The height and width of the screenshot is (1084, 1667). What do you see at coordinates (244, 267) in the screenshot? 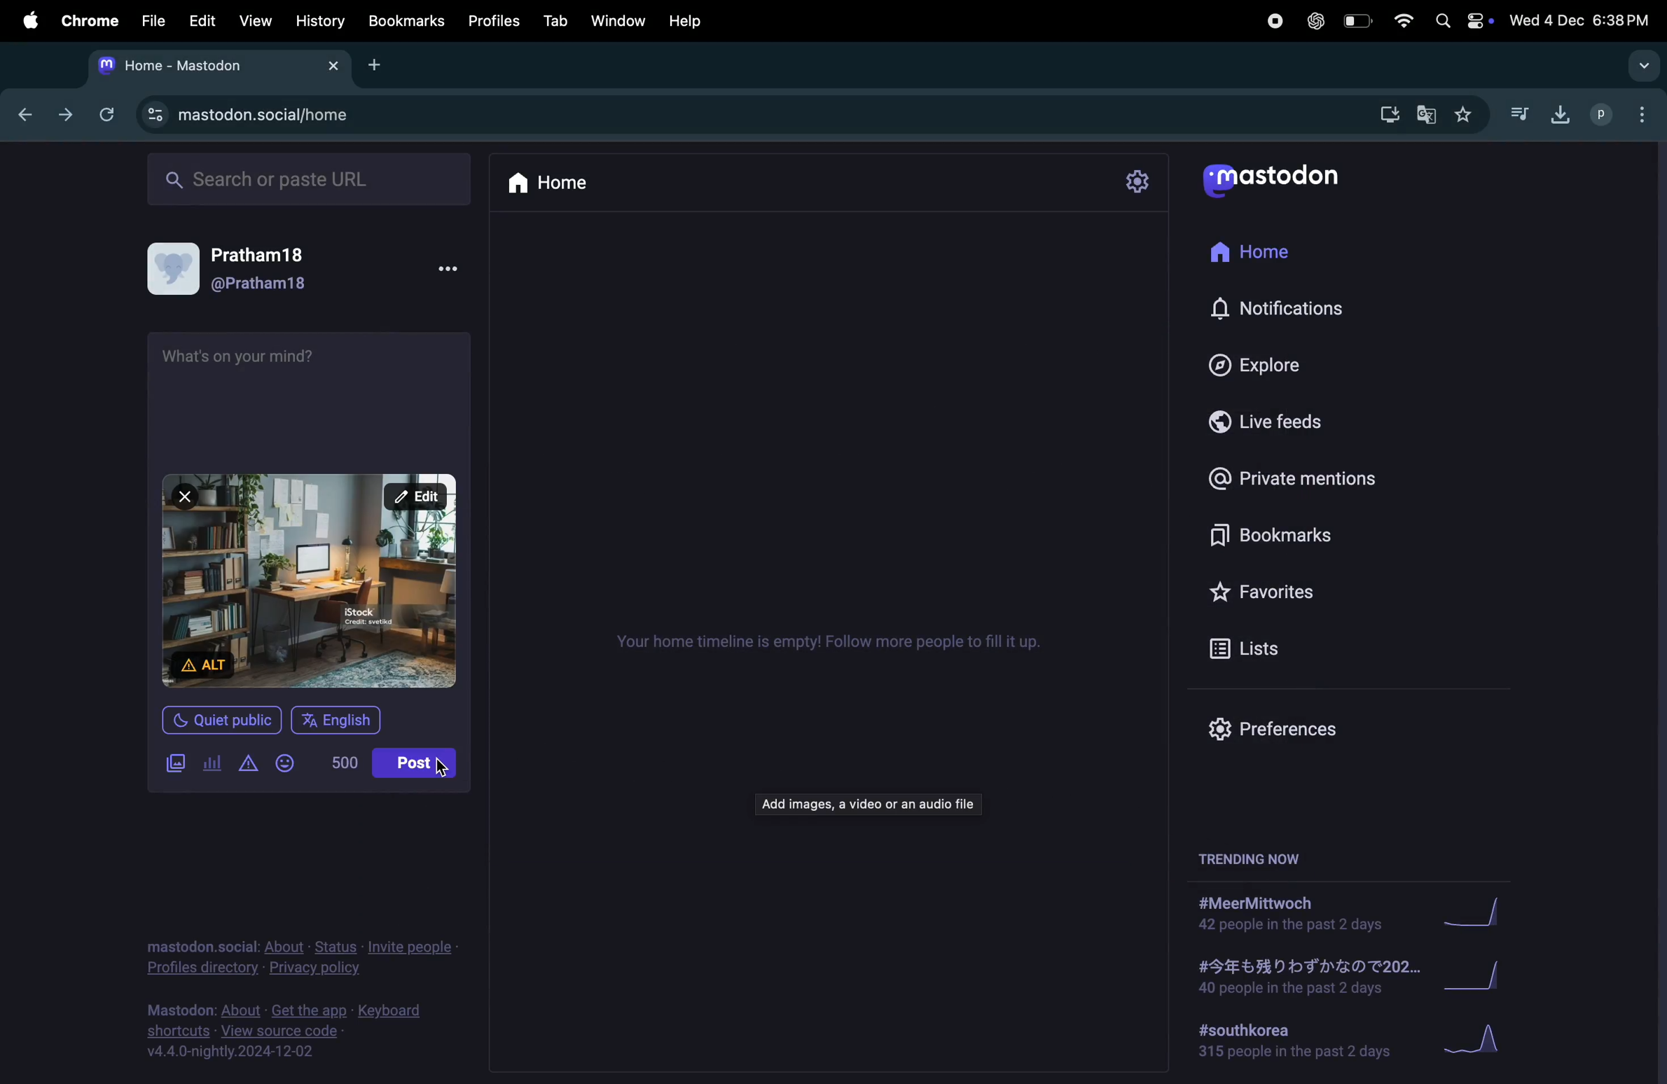
I see `user profile` at bounding box center [244, 267].